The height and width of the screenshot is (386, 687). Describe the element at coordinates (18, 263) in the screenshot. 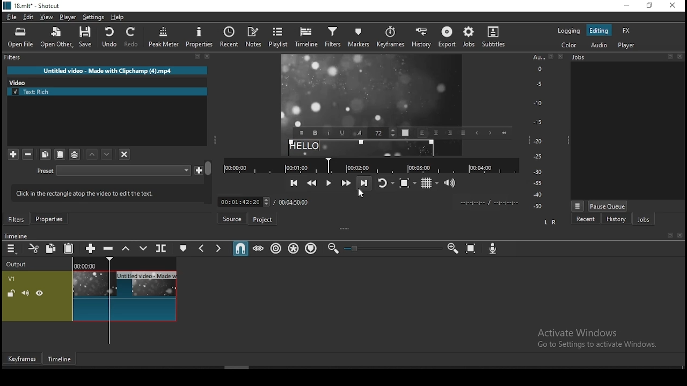

I see `Output` at that location.